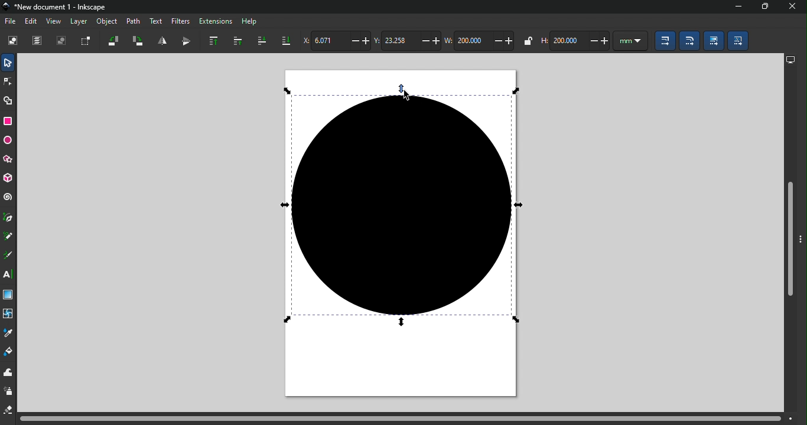  Describe the element at coordinates (80, 21) in the screenshot. I see `Layer` at that location.